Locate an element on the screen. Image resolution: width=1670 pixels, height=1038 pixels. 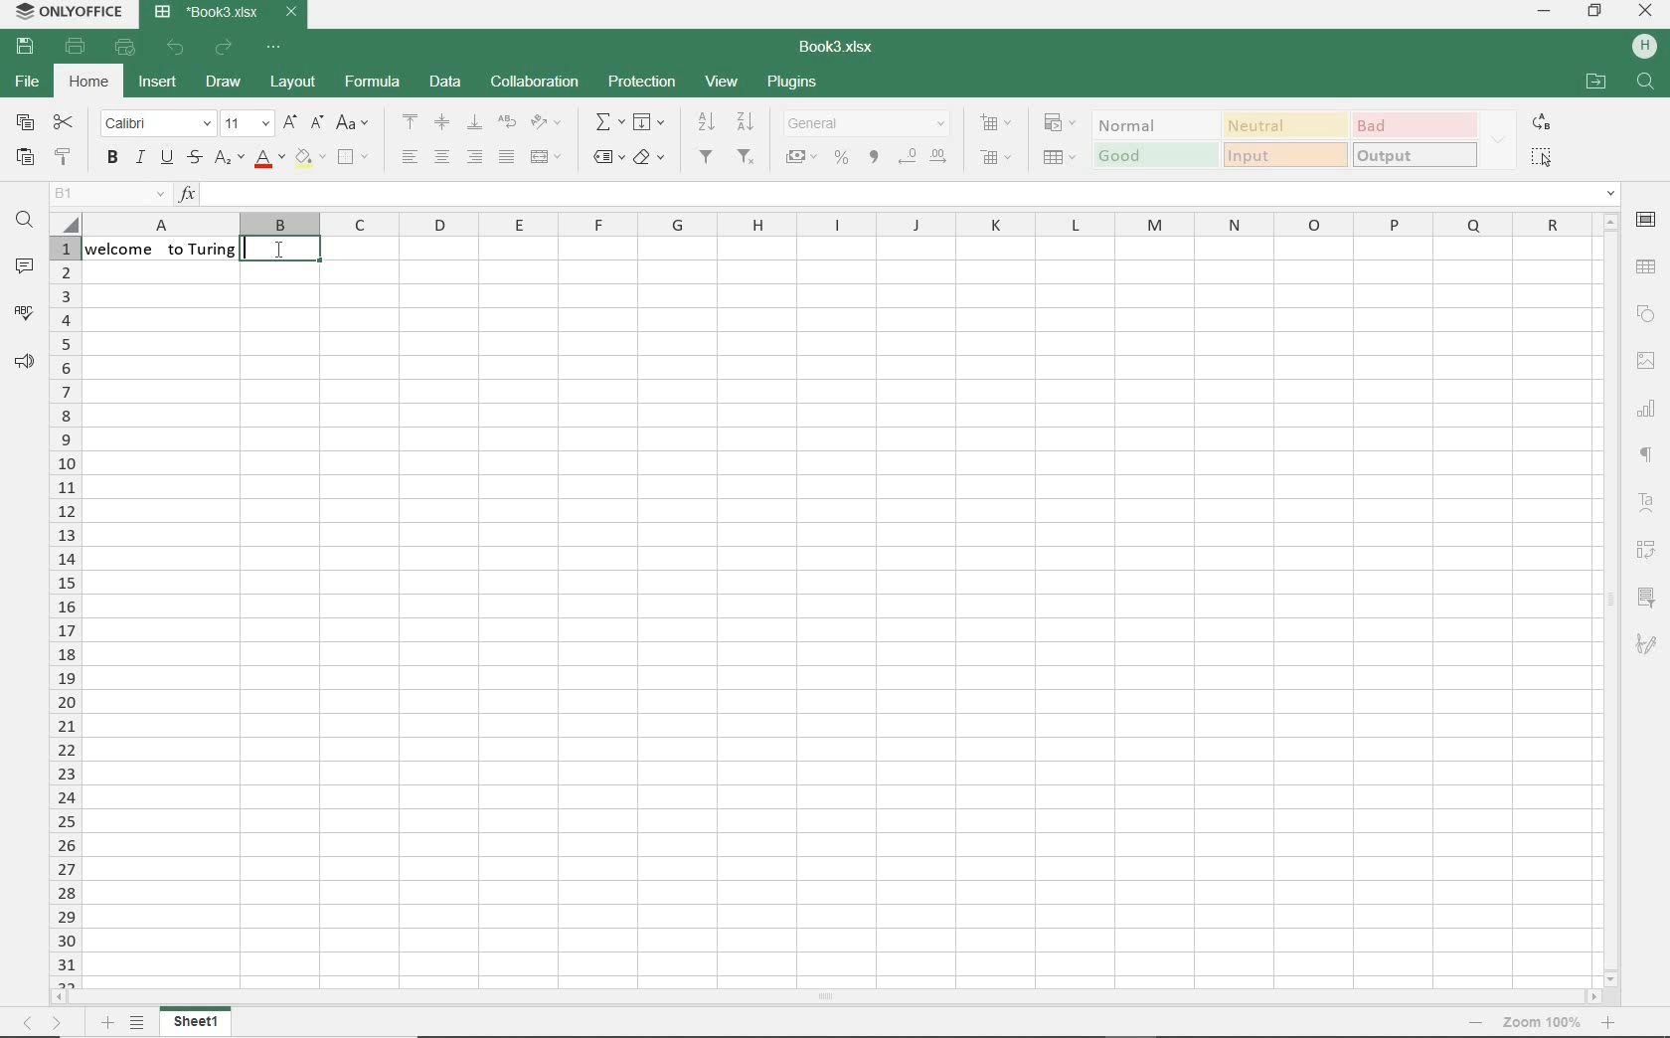
copy style is located at coordinates (65, 159).